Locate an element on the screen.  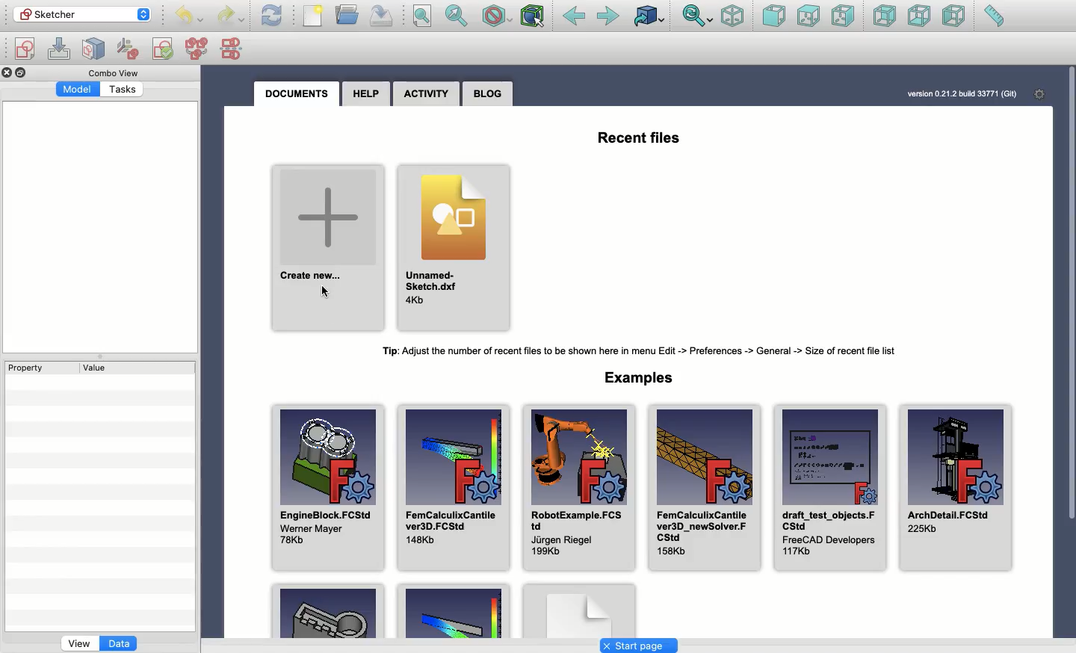
Fit all is located at coordinates (422, 16).